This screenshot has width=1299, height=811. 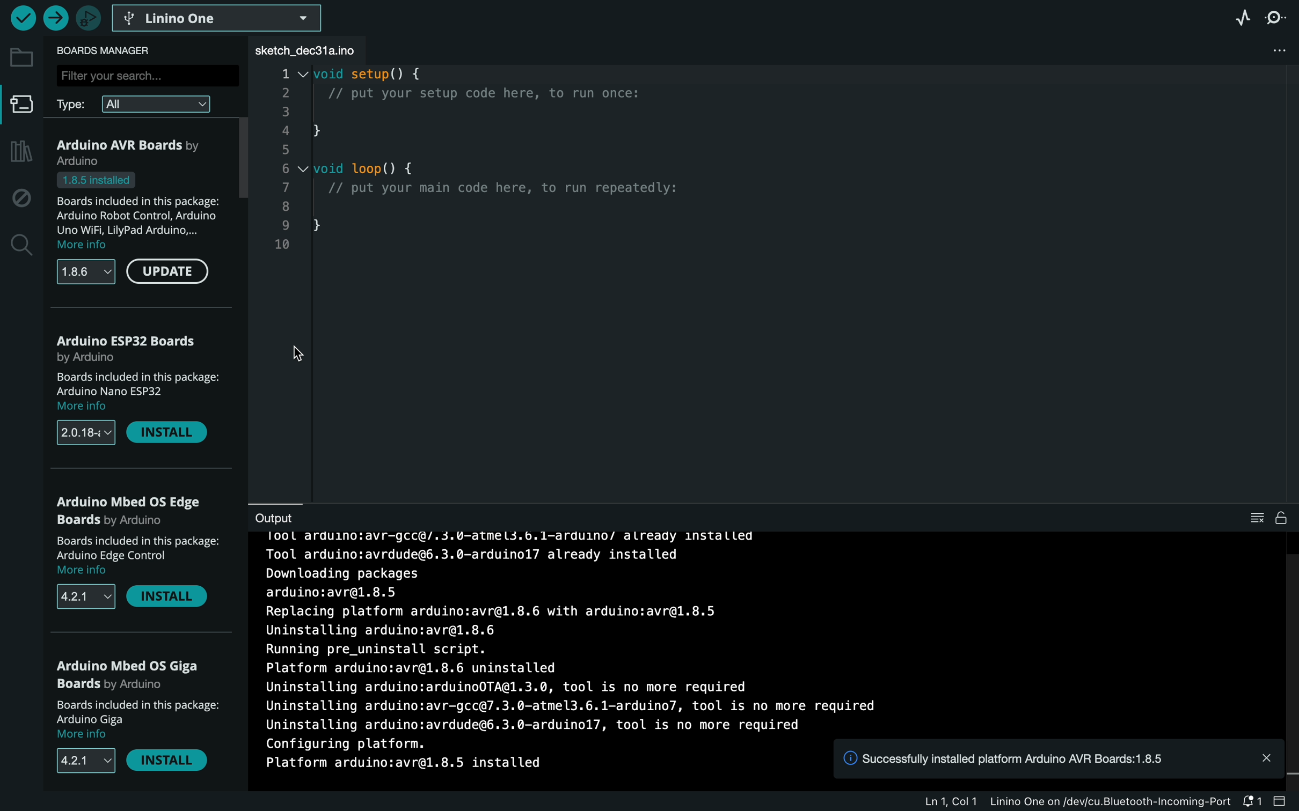 I want to click on notification, so click(x=1283, y=799).